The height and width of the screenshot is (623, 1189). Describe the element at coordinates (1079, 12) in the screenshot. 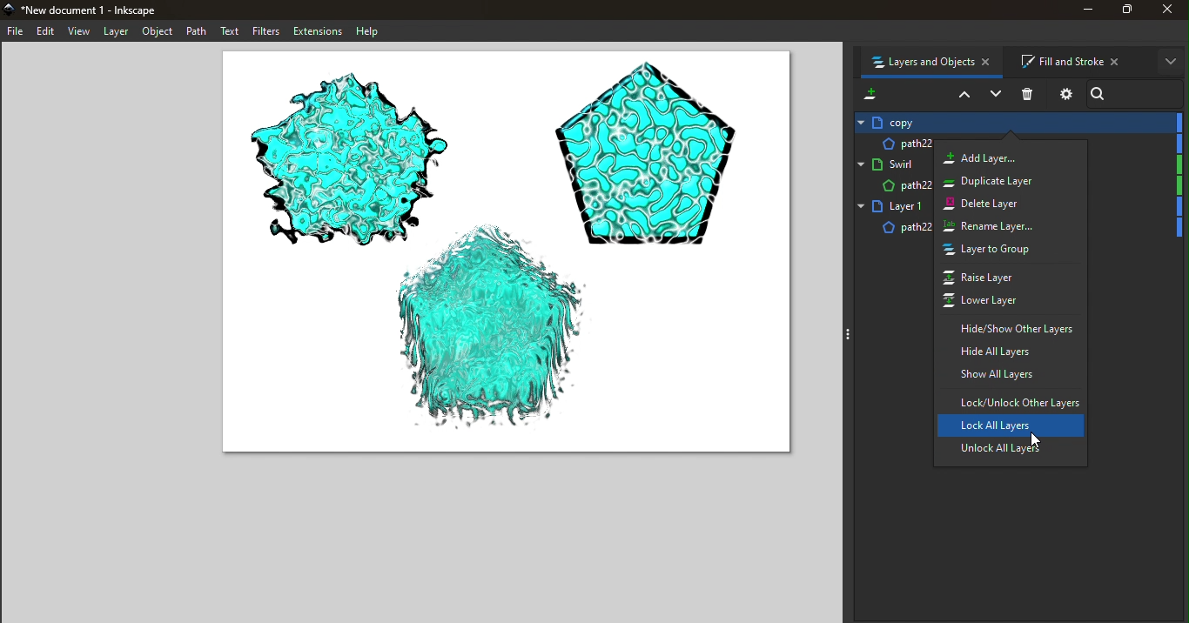

I see `Minimize` at that location.